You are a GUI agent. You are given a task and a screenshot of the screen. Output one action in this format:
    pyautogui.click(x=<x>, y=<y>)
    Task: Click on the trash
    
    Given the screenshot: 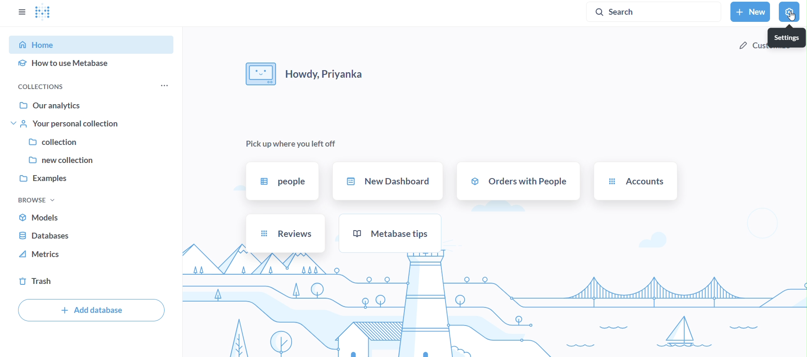 What is the action you would take?
    pyautogui.click(x=92, y=282)
    